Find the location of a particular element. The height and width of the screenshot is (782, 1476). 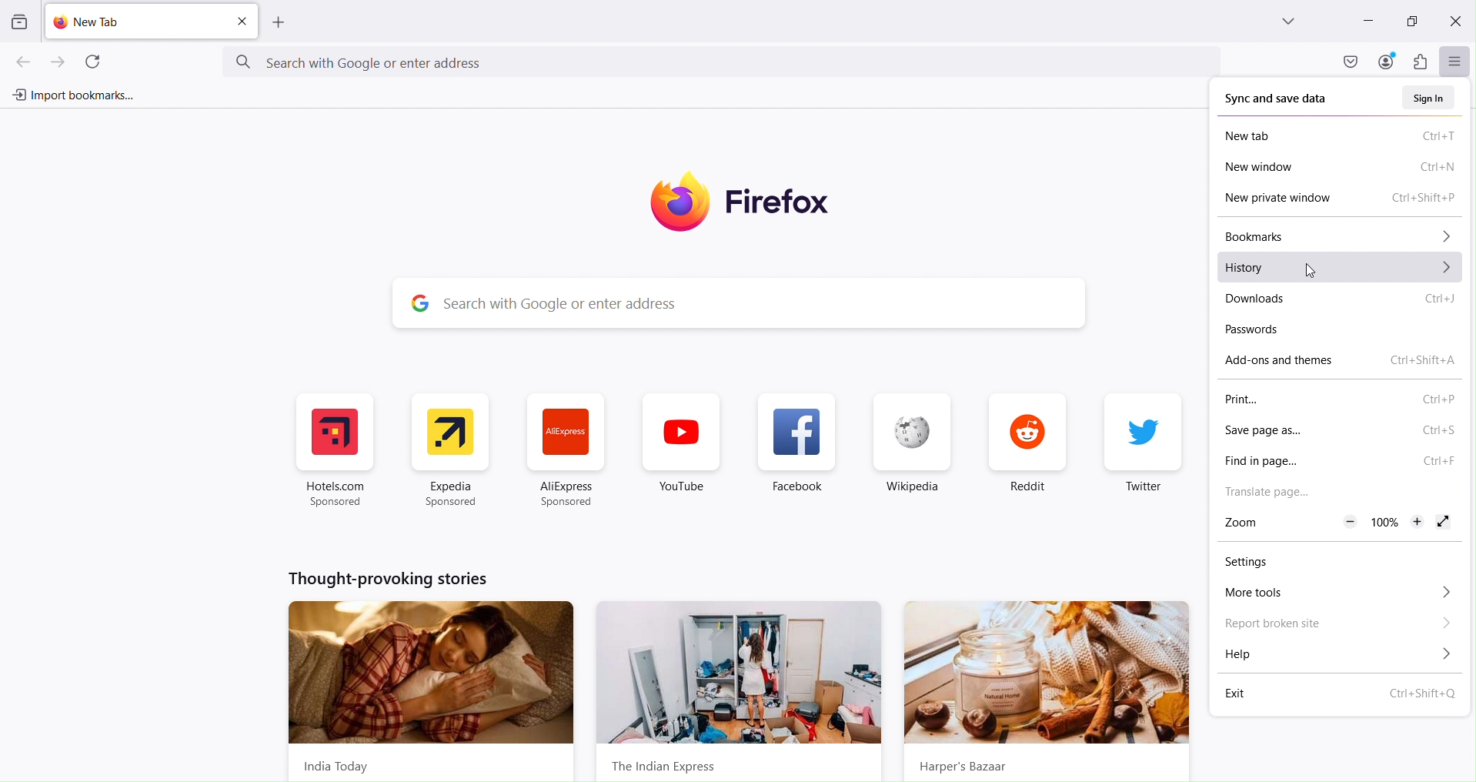

Translate page is located at coordinates (1335, 492).